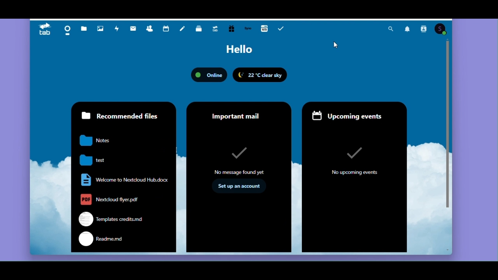 The height and width of the screenshot is (280, 498). Describe the element at coordinates (231, 29) in the screenshot. I see `Free trial` at that location.